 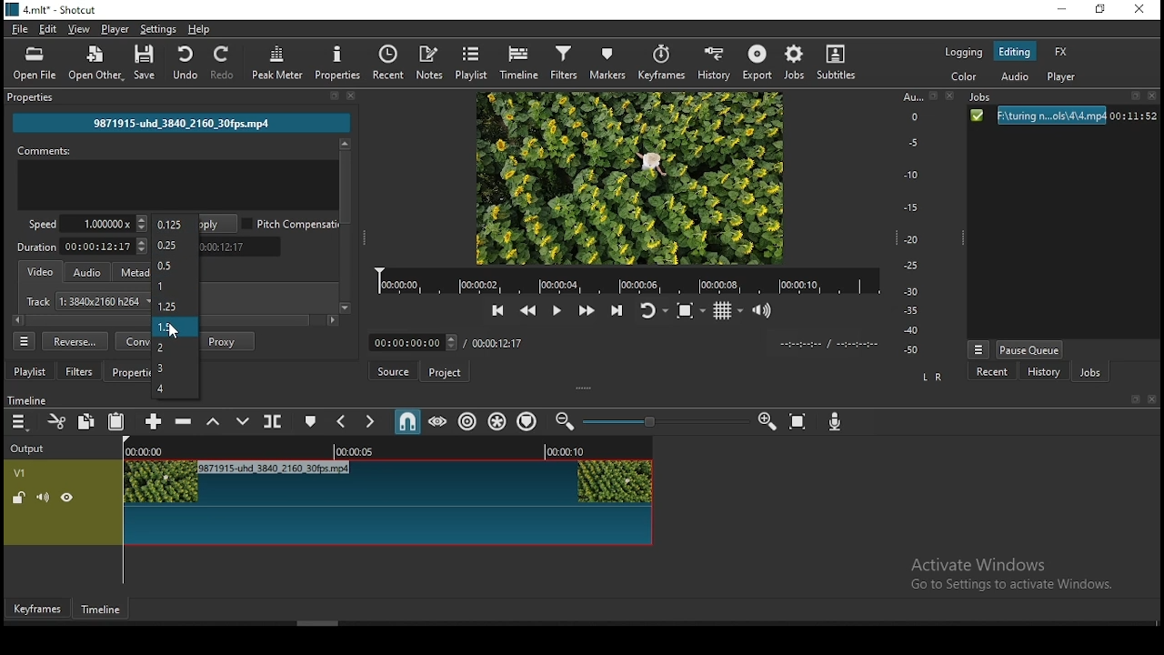 I want to click on 00:00:00, so click(x=151, y=449).